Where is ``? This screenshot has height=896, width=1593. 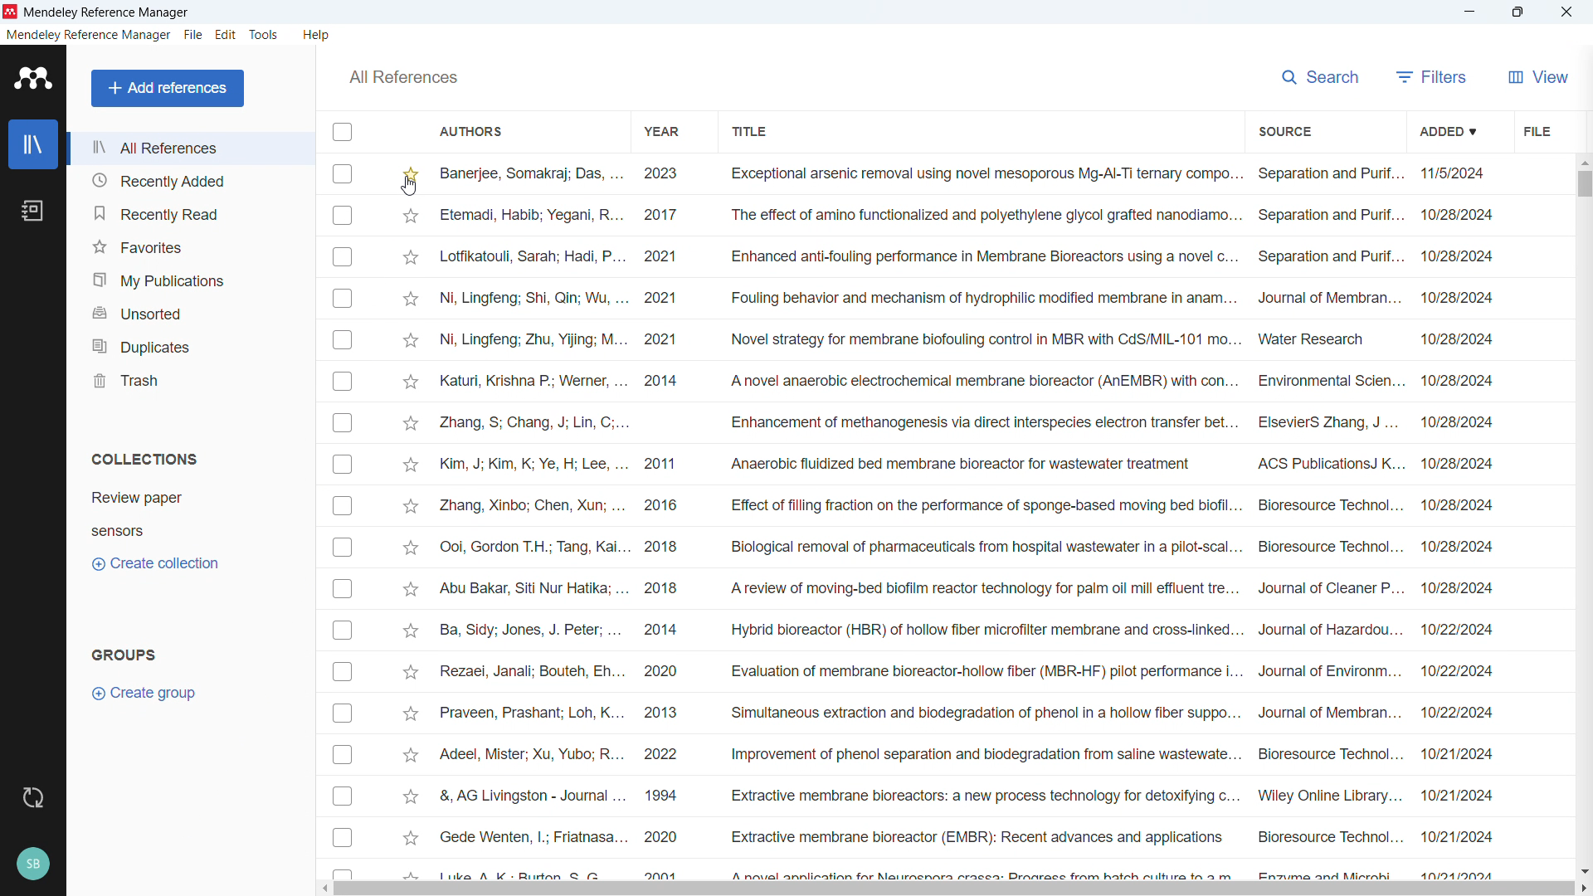
 is located at coordinates (533, 520).